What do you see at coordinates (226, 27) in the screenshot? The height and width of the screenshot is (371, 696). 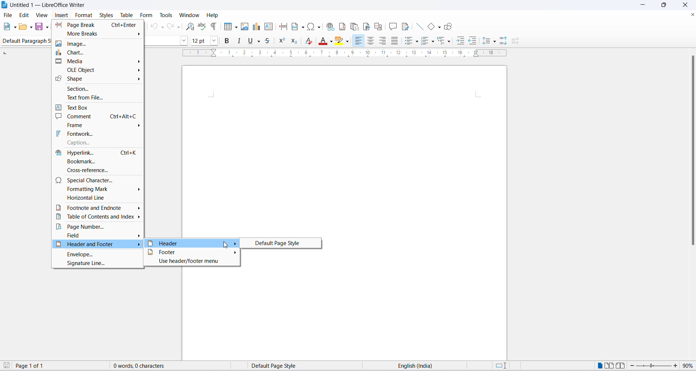 I see `insert grid` at bounding box center [226, 27].